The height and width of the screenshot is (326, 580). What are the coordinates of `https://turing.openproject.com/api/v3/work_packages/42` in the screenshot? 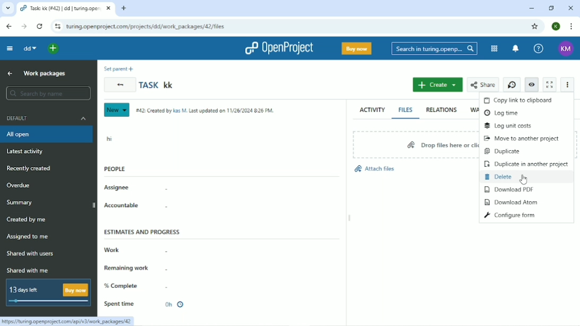 It's located at (68, 321).